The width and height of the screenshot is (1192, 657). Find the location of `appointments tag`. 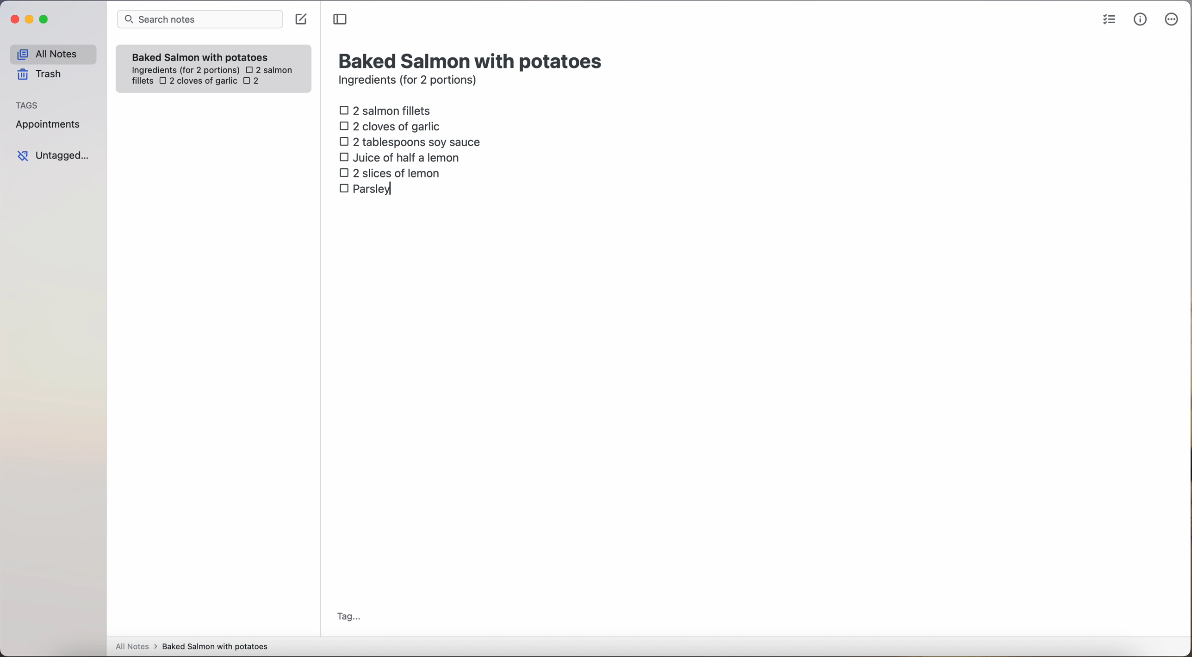

appointments tag is located at coordinates (49, 123).